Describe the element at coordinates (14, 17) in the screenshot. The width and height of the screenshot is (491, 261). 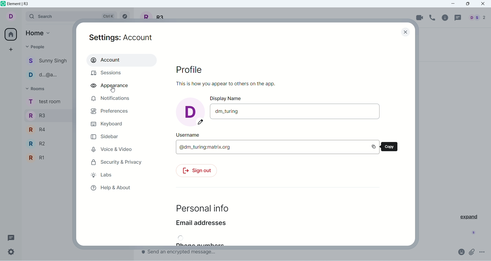
I see `account` at that location.